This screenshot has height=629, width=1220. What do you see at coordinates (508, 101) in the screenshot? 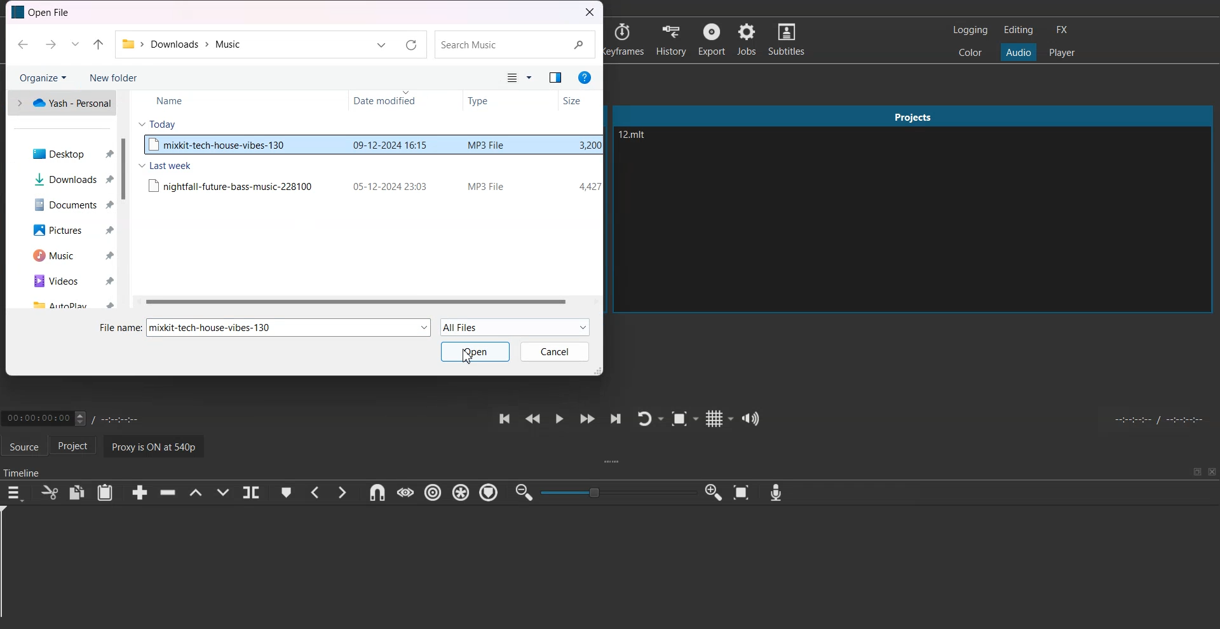
I see `Type` at bounding box center [508, 101].